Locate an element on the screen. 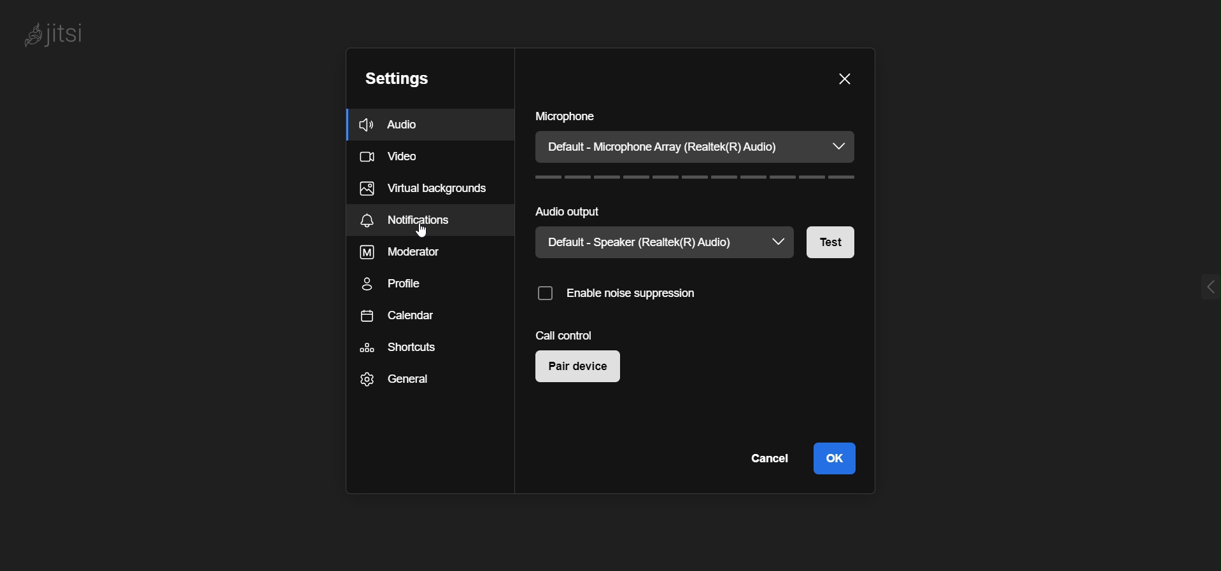 This screenshot has width=1221, height=571. shortcuts is located at coordinates (400, 348).